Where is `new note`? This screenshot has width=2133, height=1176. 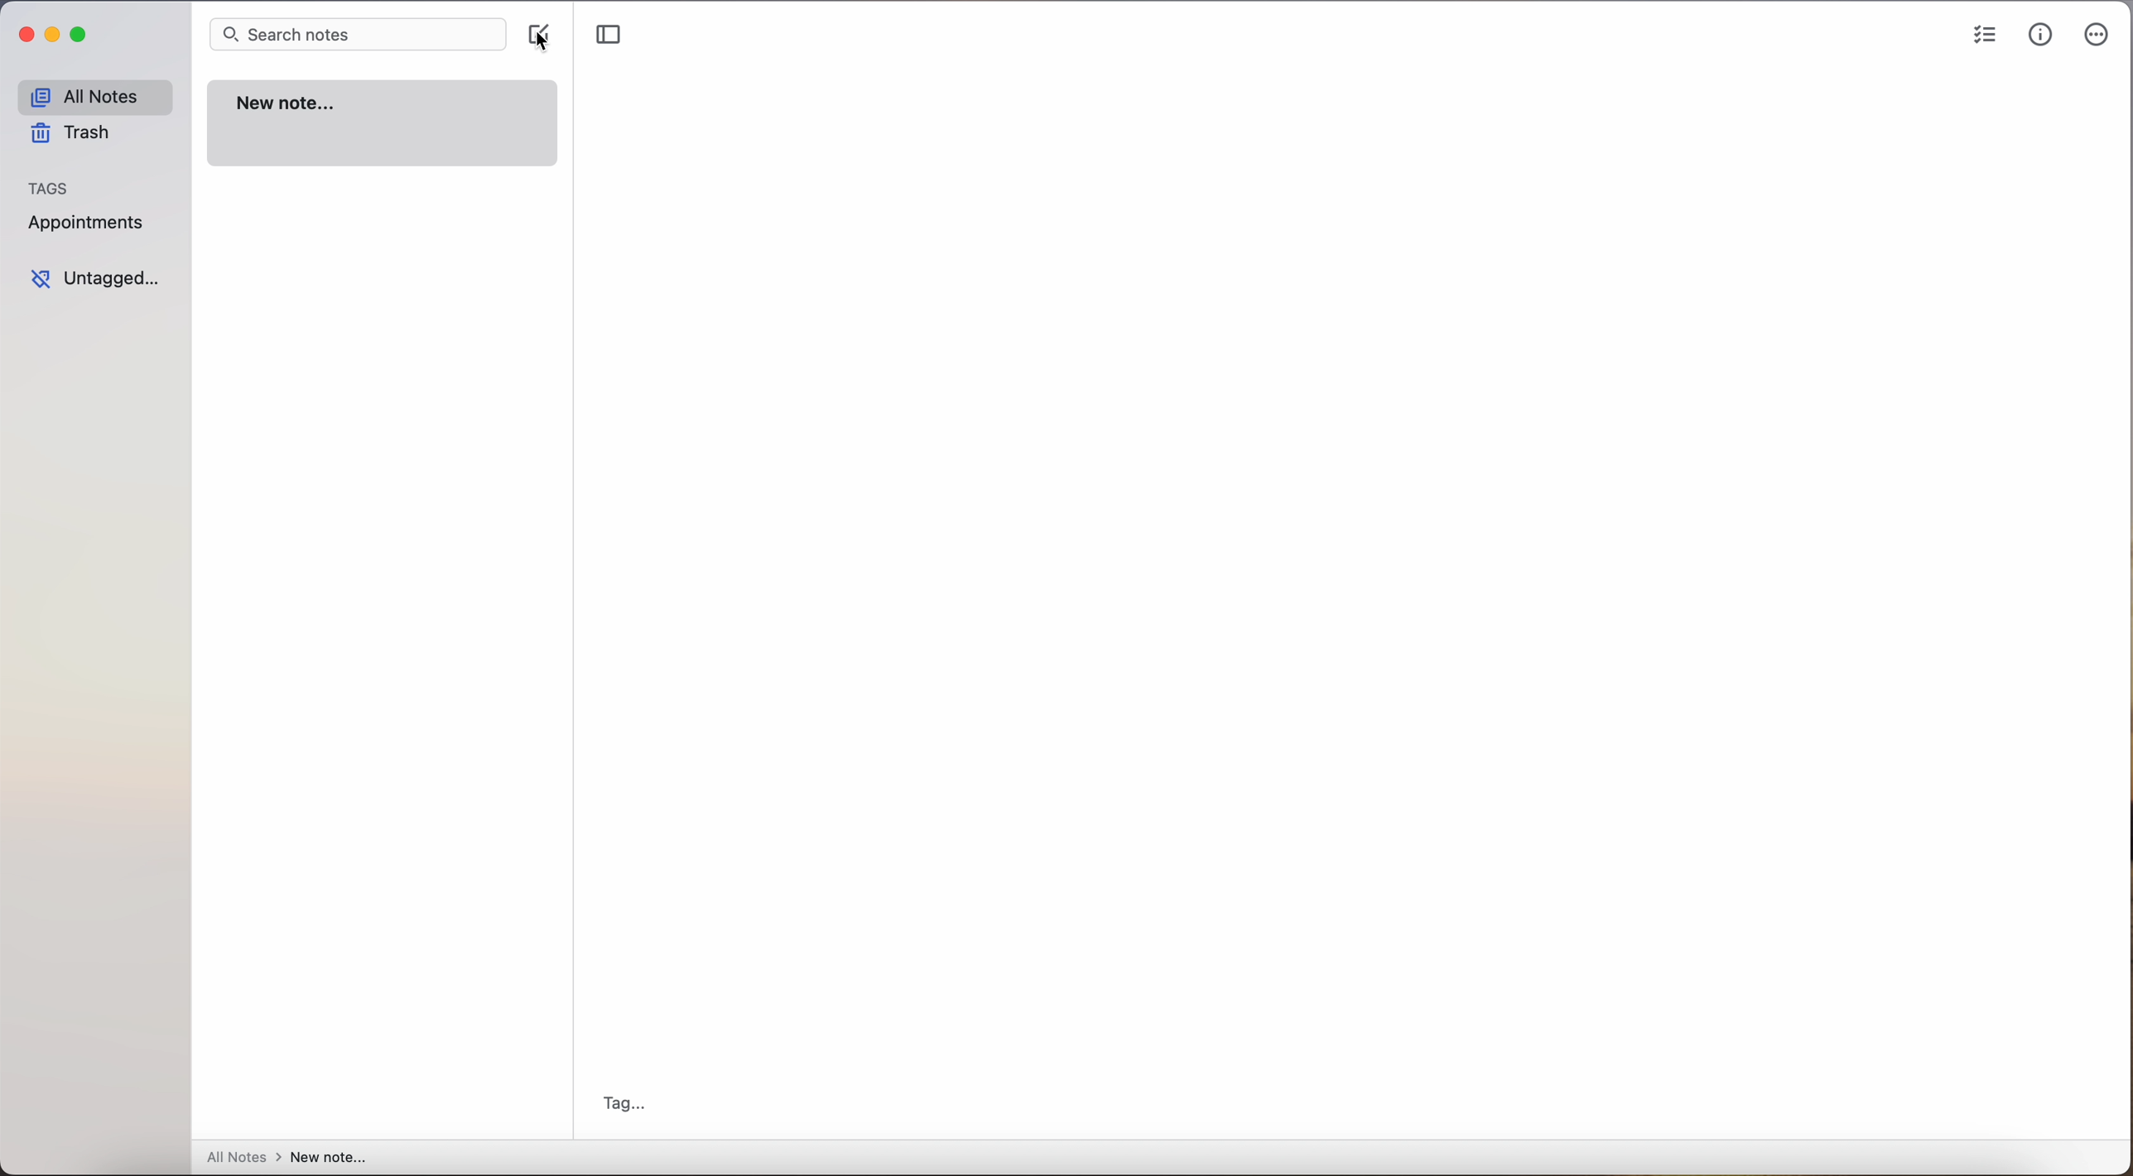 new note is located at coordinates (385, 123).